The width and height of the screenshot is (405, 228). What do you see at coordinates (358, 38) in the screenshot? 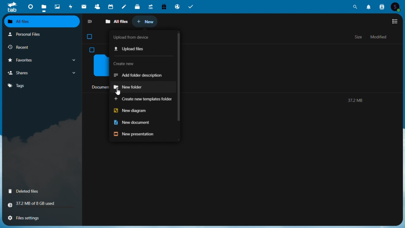
I see `Size` at bounding box center [358, 38].